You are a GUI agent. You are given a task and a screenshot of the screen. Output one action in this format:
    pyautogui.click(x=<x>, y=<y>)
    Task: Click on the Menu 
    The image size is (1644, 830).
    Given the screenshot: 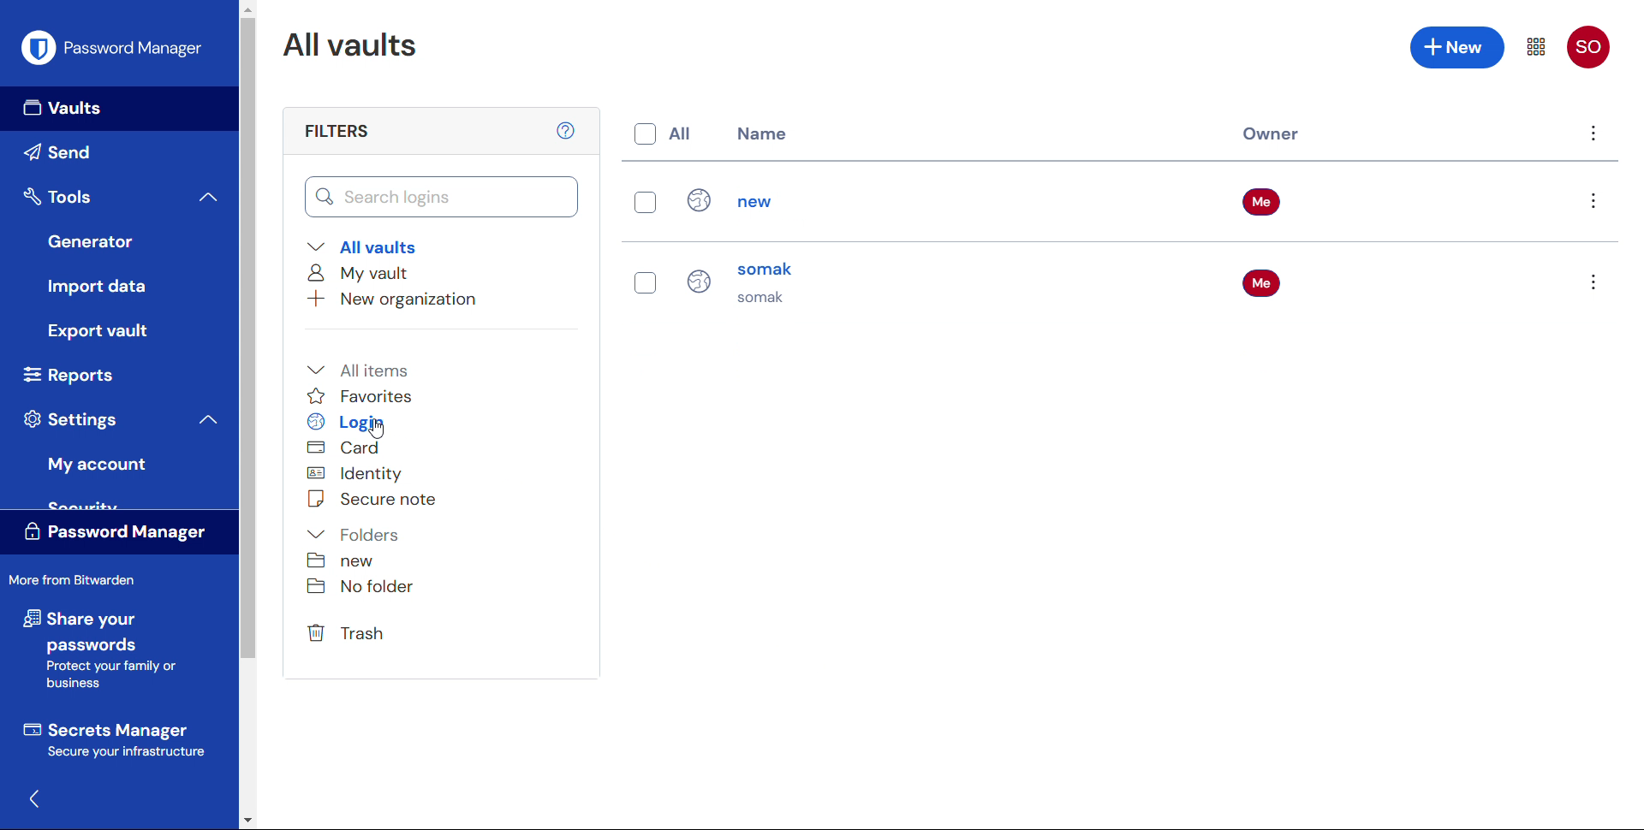 What is the action you would take?
    pyautogui.click(x=1593, y=133)
    